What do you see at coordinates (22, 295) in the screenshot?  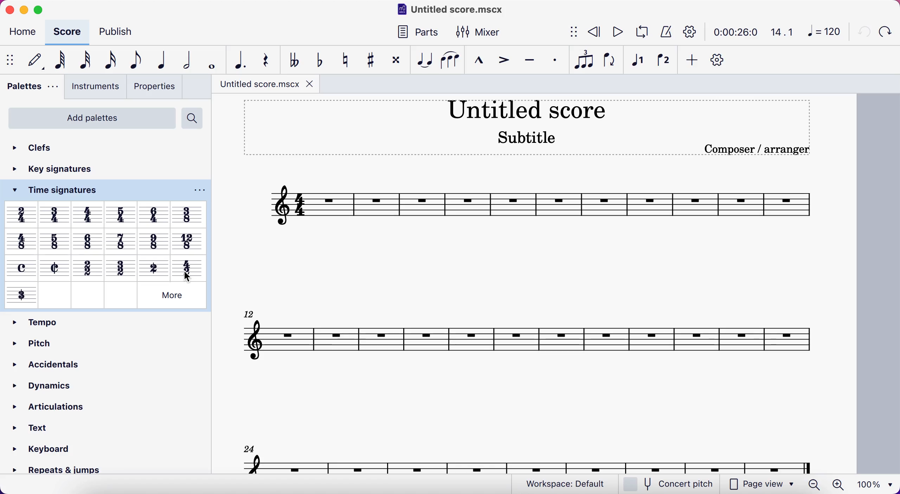 I see `` at bounding box center [22, 295].